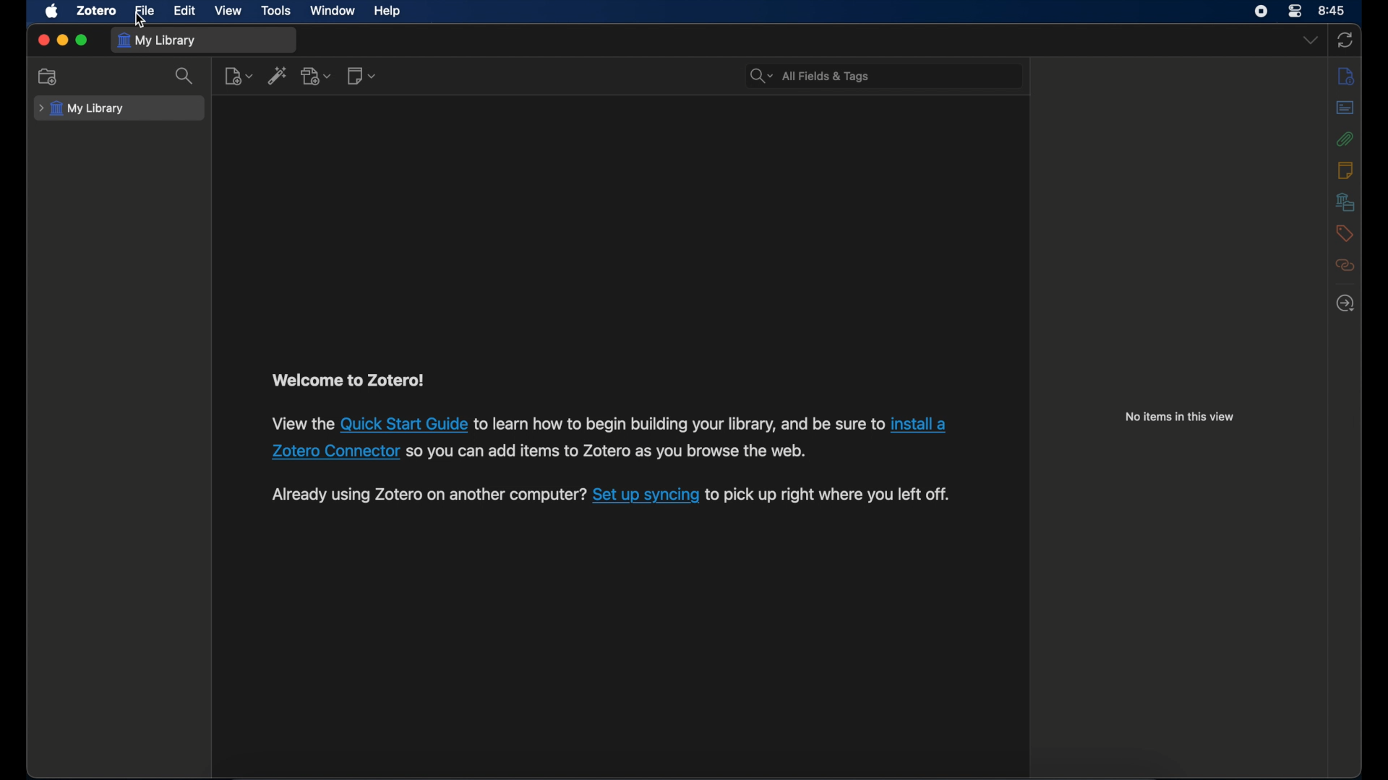  Describe the element at coordinates (187, 77) in the screenshot. I see `search` at that location.